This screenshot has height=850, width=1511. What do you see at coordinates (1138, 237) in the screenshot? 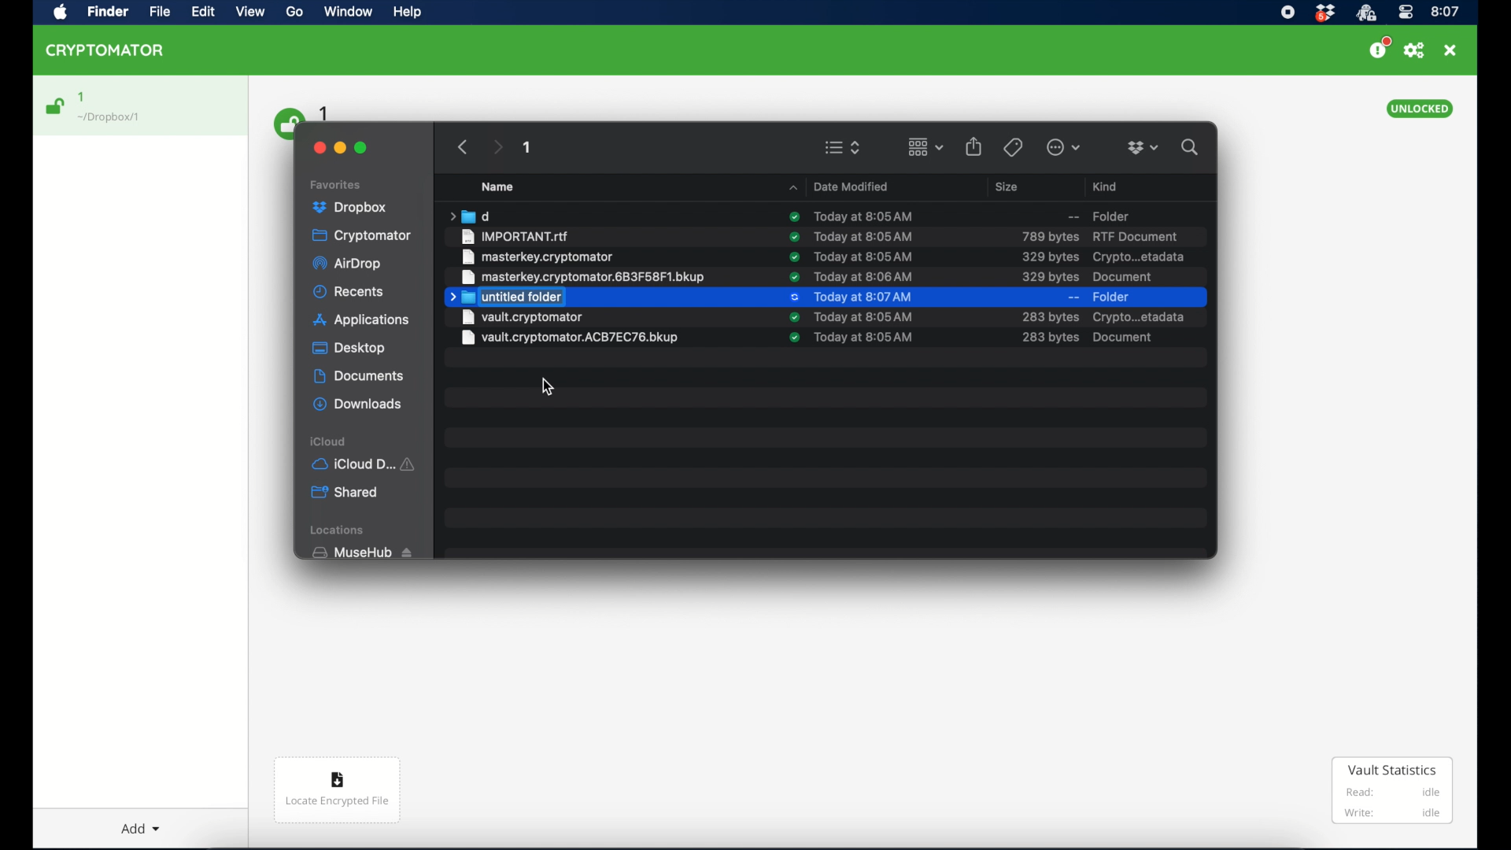
I see `rtf document` at bounding box center [1138, 237].